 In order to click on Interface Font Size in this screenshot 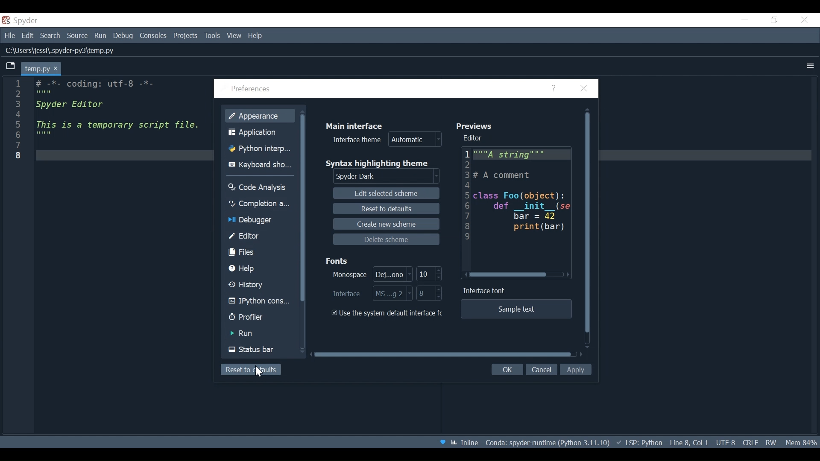, I will do `click(430, 294)`.